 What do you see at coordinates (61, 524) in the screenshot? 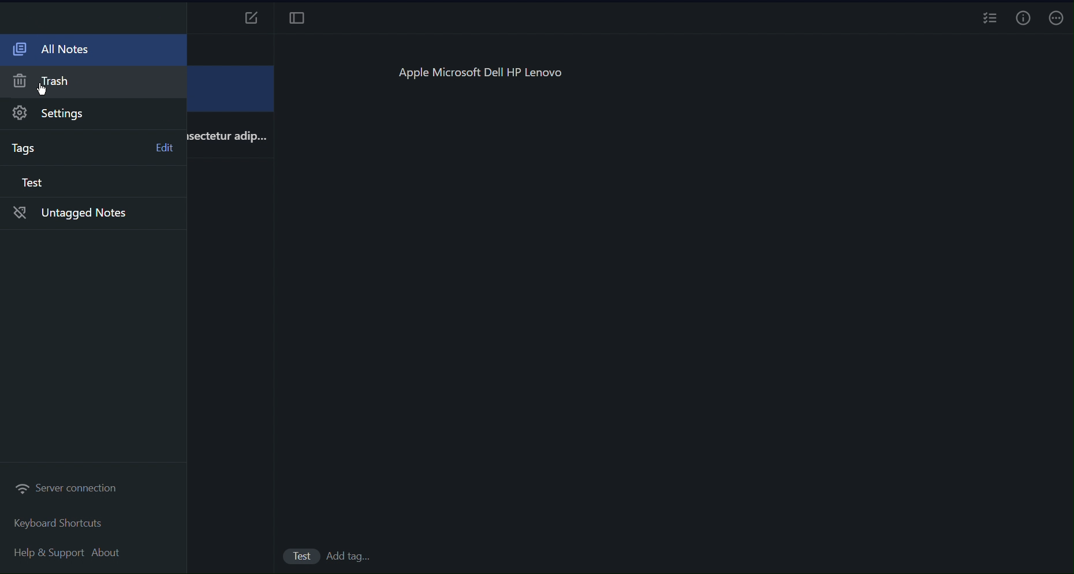
I see `Keyboard Shortcuts` at bounding box center [61, 524].